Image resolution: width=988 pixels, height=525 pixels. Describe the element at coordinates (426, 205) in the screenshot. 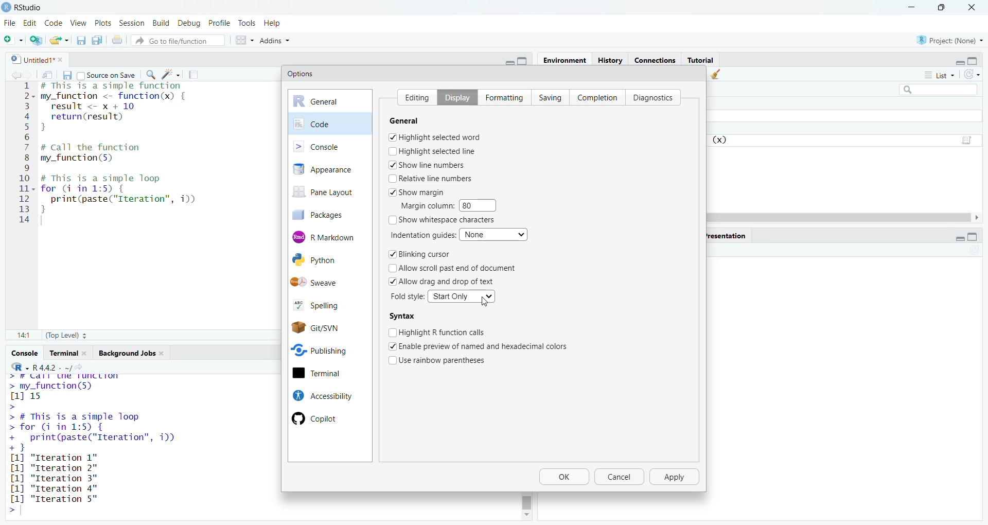

I see `margin column` at that location.